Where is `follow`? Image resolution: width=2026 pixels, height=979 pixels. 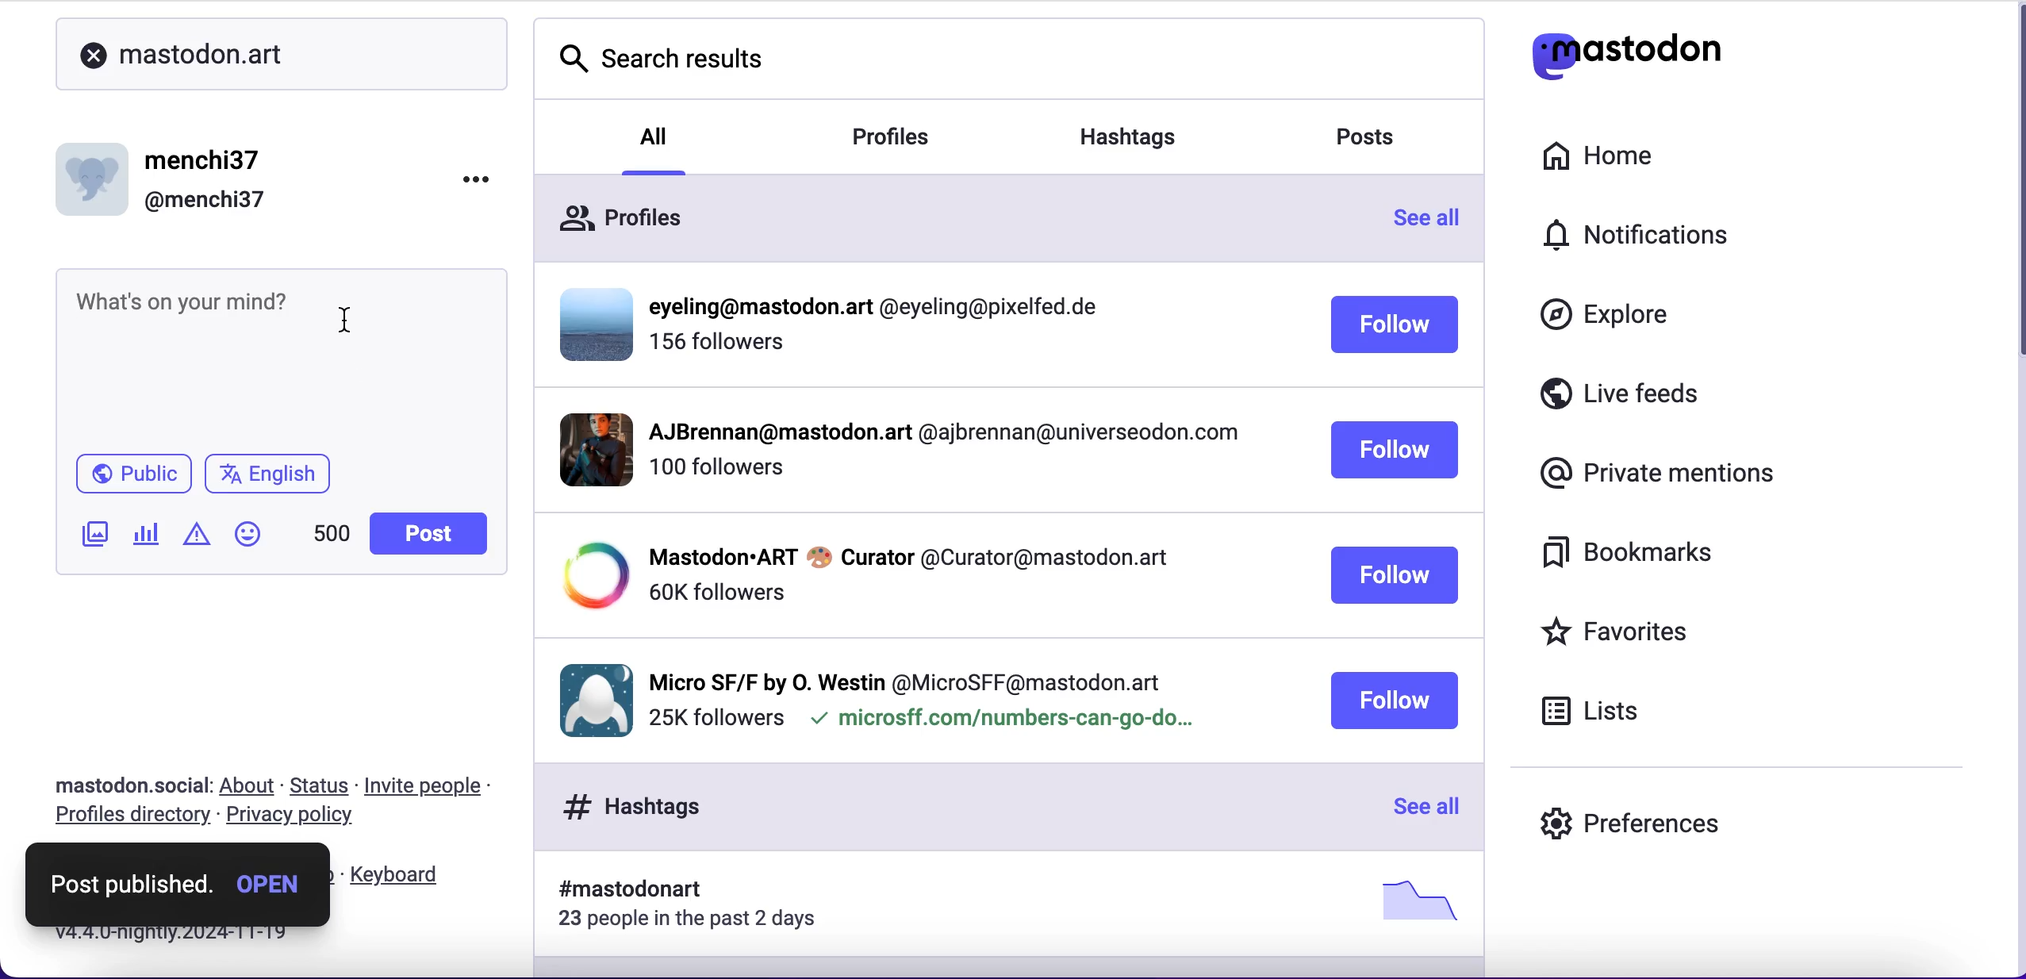
follow is located at coordinates (1395, 451).